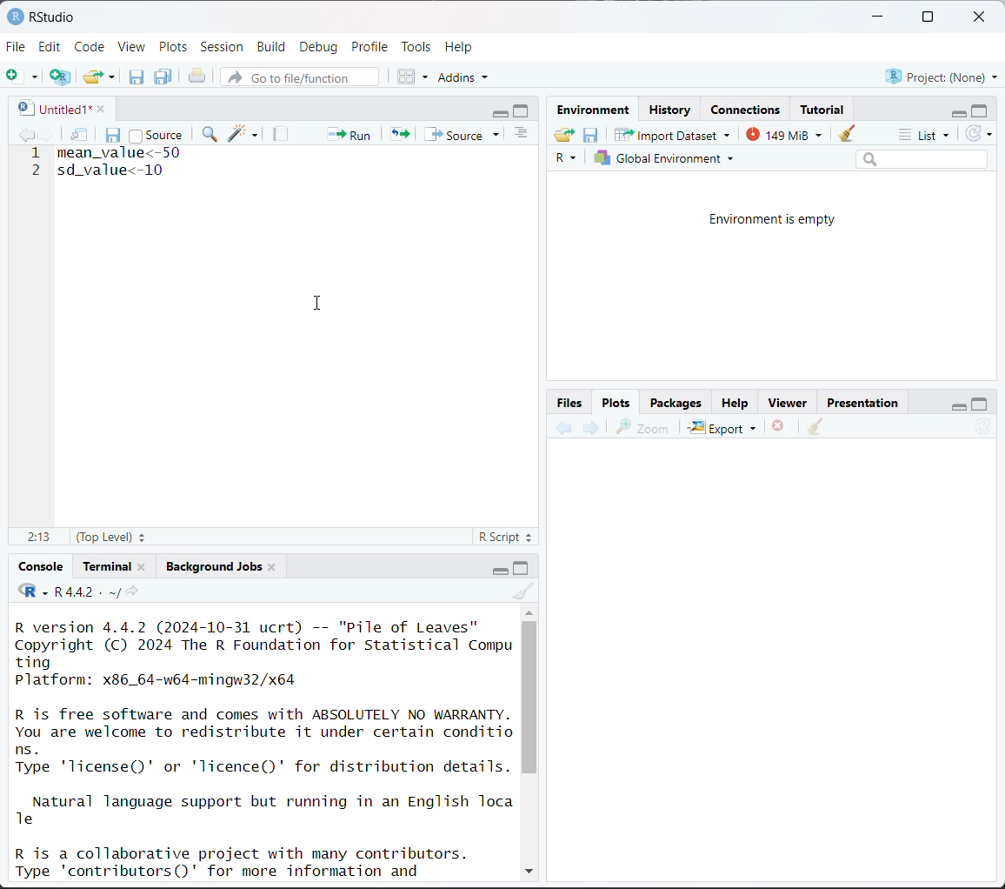 This screenshot has width=1005, height=889. I want to click on search, so click(922, 158).